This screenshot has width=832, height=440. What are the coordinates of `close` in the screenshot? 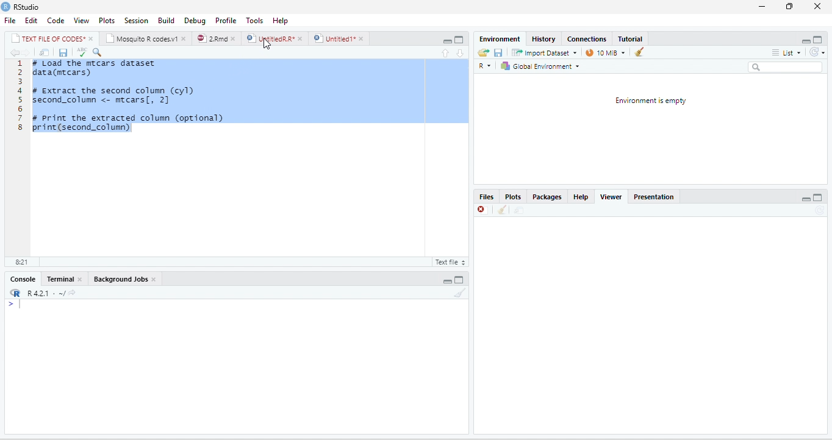 It's located at (185, 38).